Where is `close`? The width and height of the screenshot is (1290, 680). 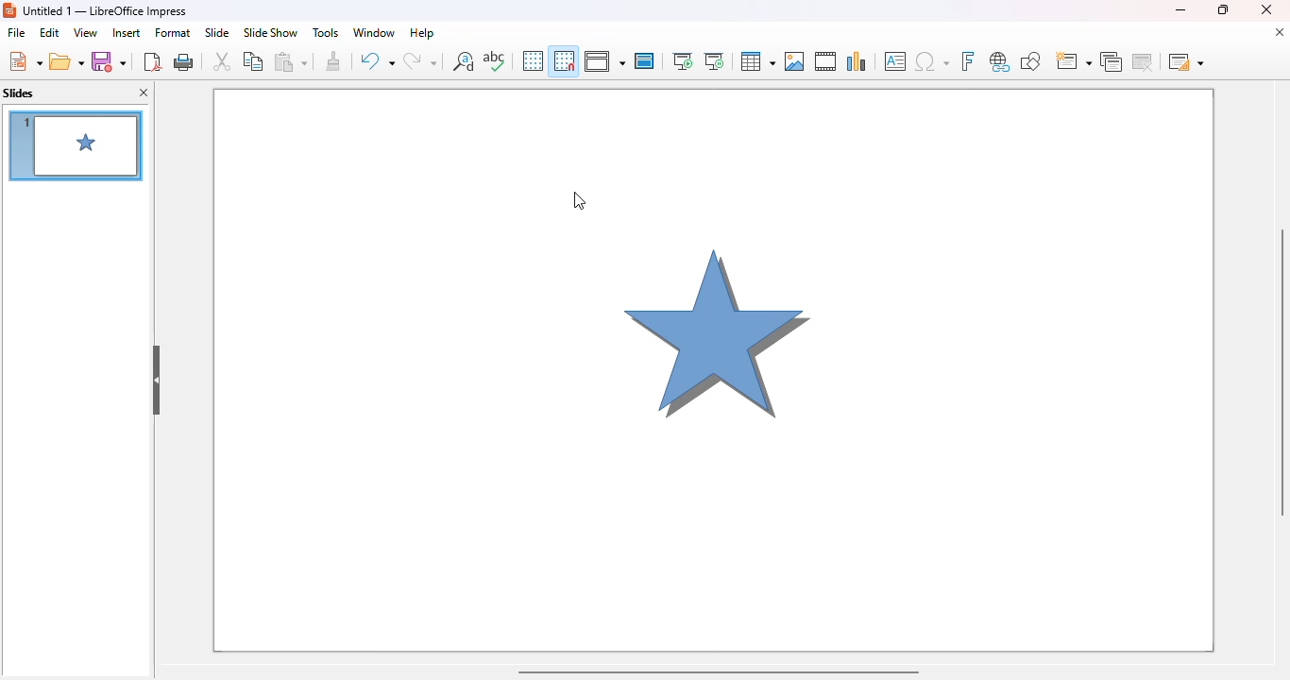 close is located at coordinates (1266, 9).